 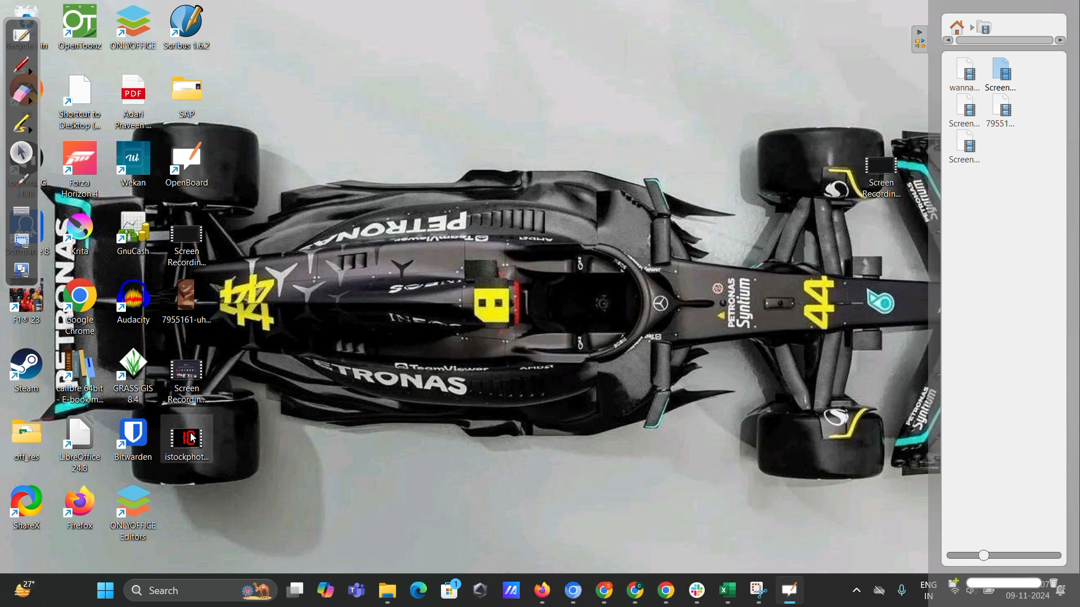 What do you see at coordinates (851, 589) in the screenshot?
I see `Show hidden icons` at bounding box center [851, 589].